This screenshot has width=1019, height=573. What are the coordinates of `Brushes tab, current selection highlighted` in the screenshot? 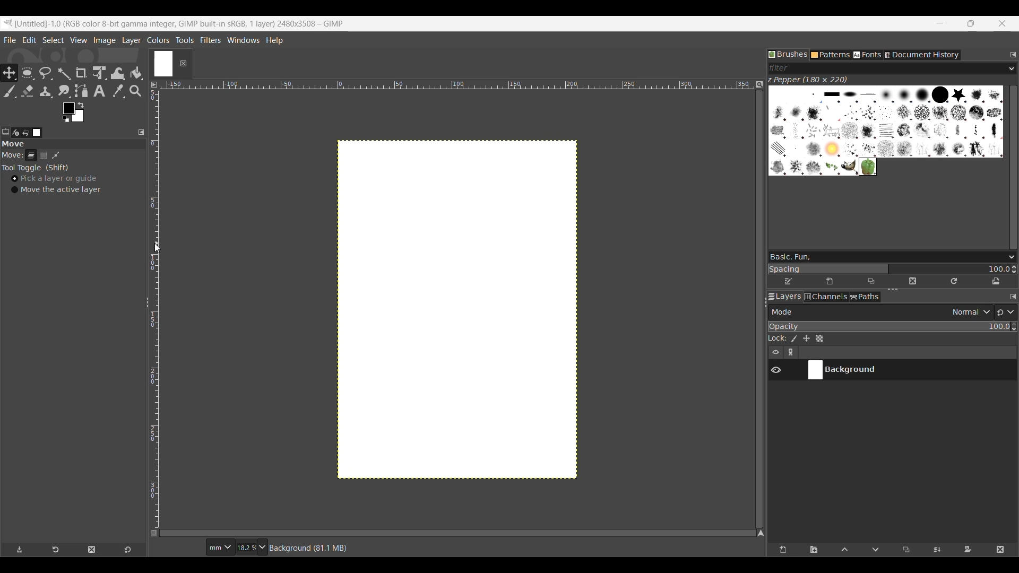 It's located at (788, 54).